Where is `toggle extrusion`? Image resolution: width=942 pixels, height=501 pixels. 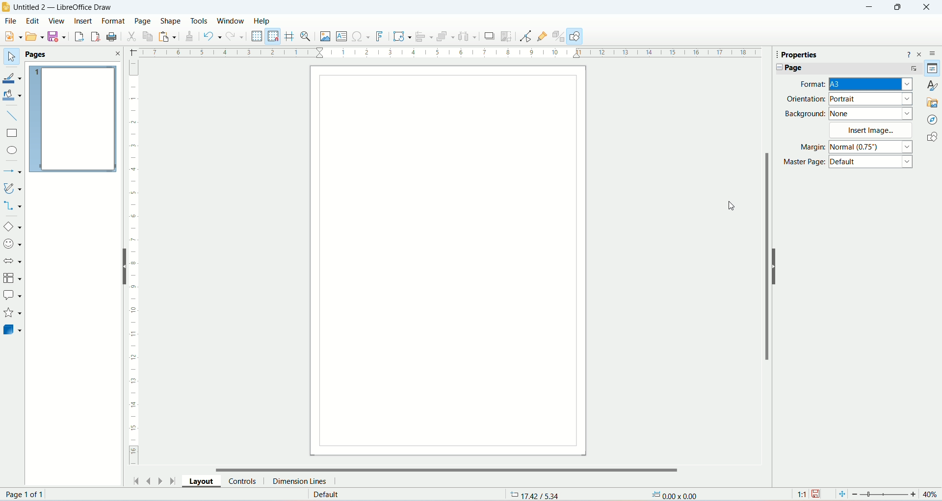 toggle extrusion is located at coordinates (559, 37).